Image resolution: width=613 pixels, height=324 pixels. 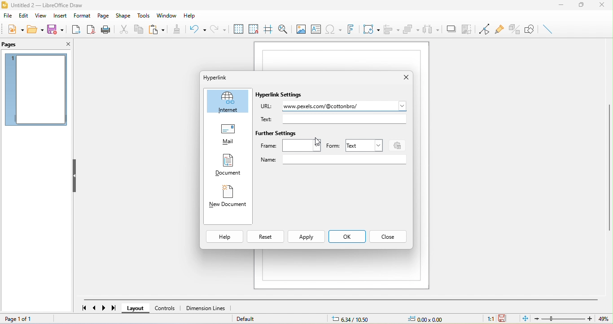 What do you see at coordinates (513, 29) in the screenshot?
I see `toggle extrusion` at bounding box center [513, 29].